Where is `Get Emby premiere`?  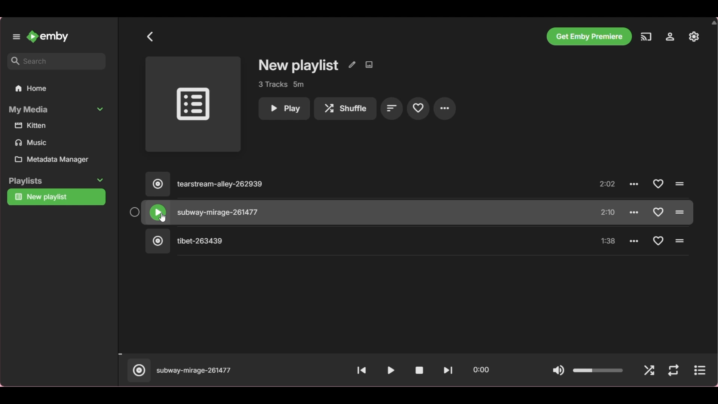 Get Emby premiere is located at coordinates (589, 36).